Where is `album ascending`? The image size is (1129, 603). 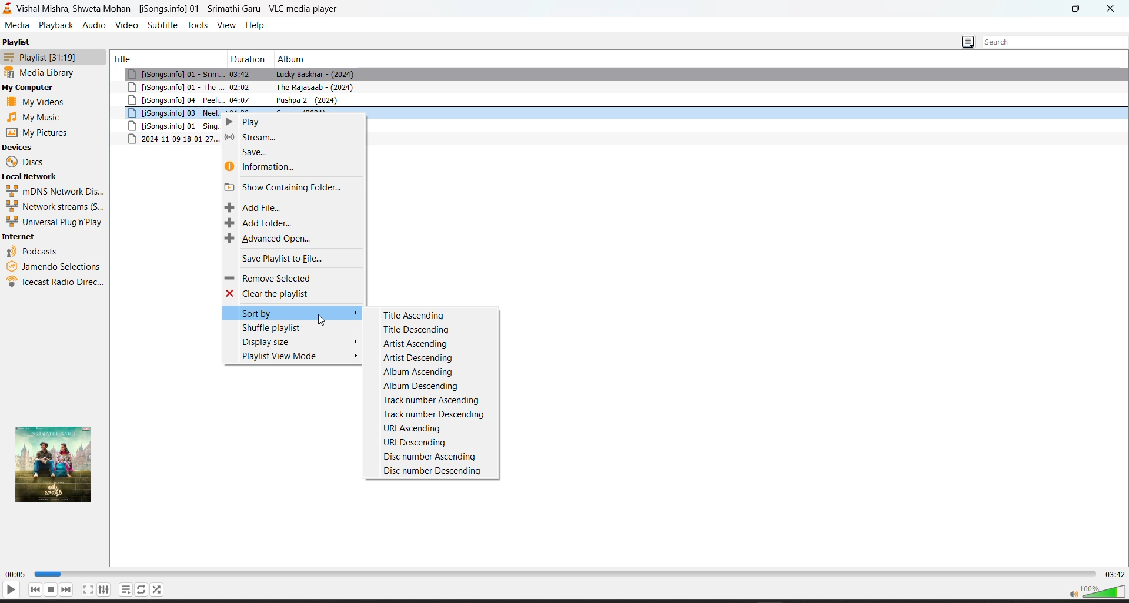
album ascending is located at coordinates (435, 371).